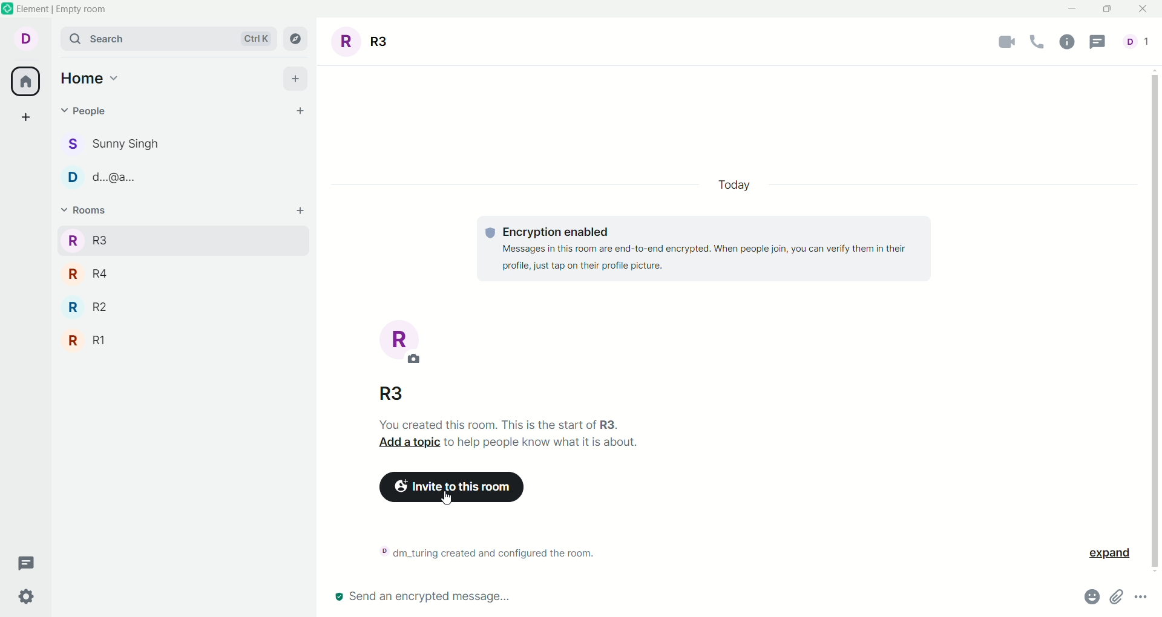  I want to click on search Ctrl + K, so click(166, 38).